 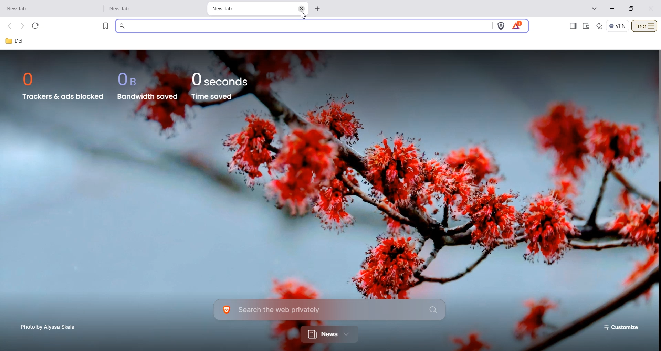 I want to click on Trackers & ads blocked, so click(x=63, y=96).